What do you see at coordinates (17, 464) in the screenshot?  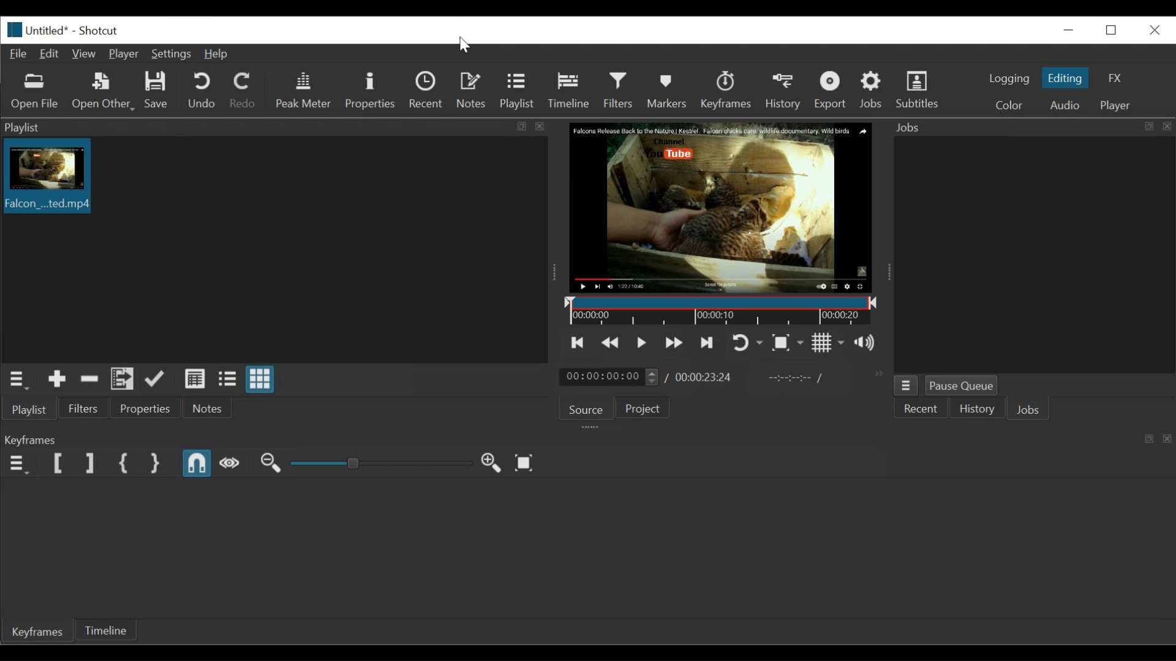 I see `Keyframe menu` at bounding box center [17, 464].